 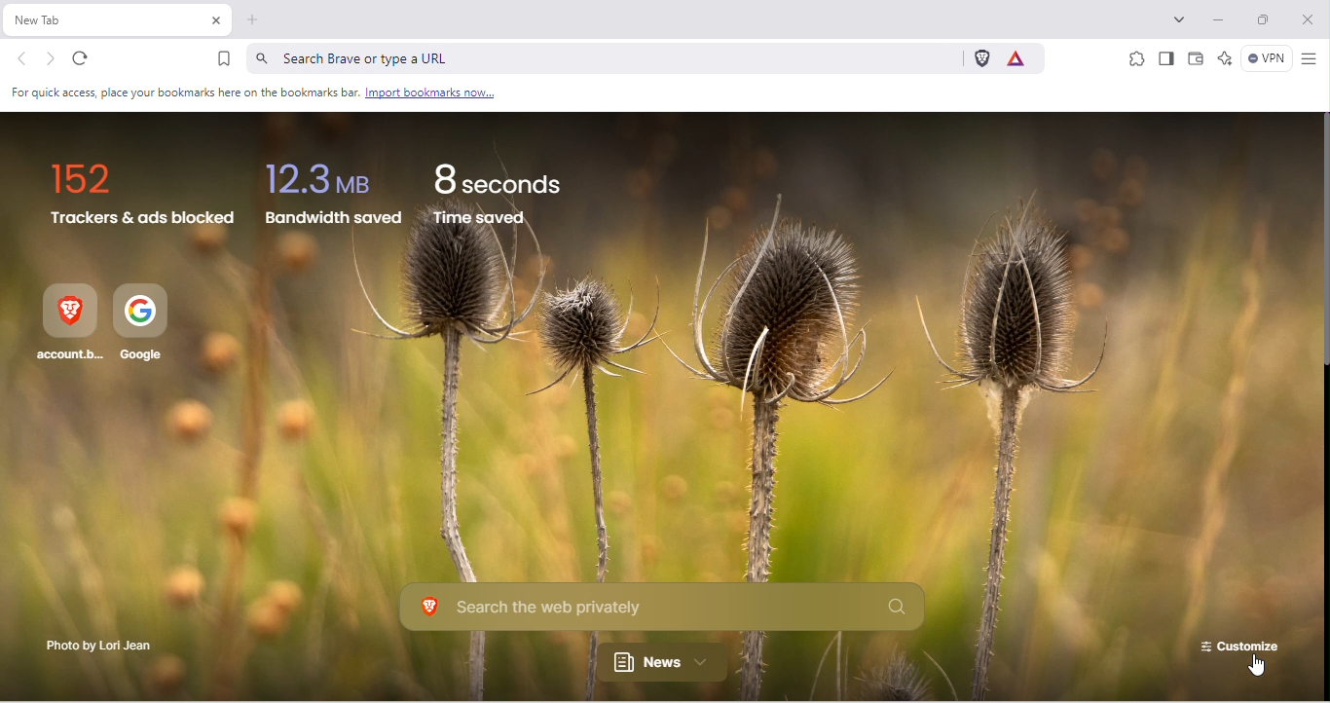 What do you see at coordinates (1224, 59) in the screenshot?
I see `Leo AI` at bounding box center [1224, 59].